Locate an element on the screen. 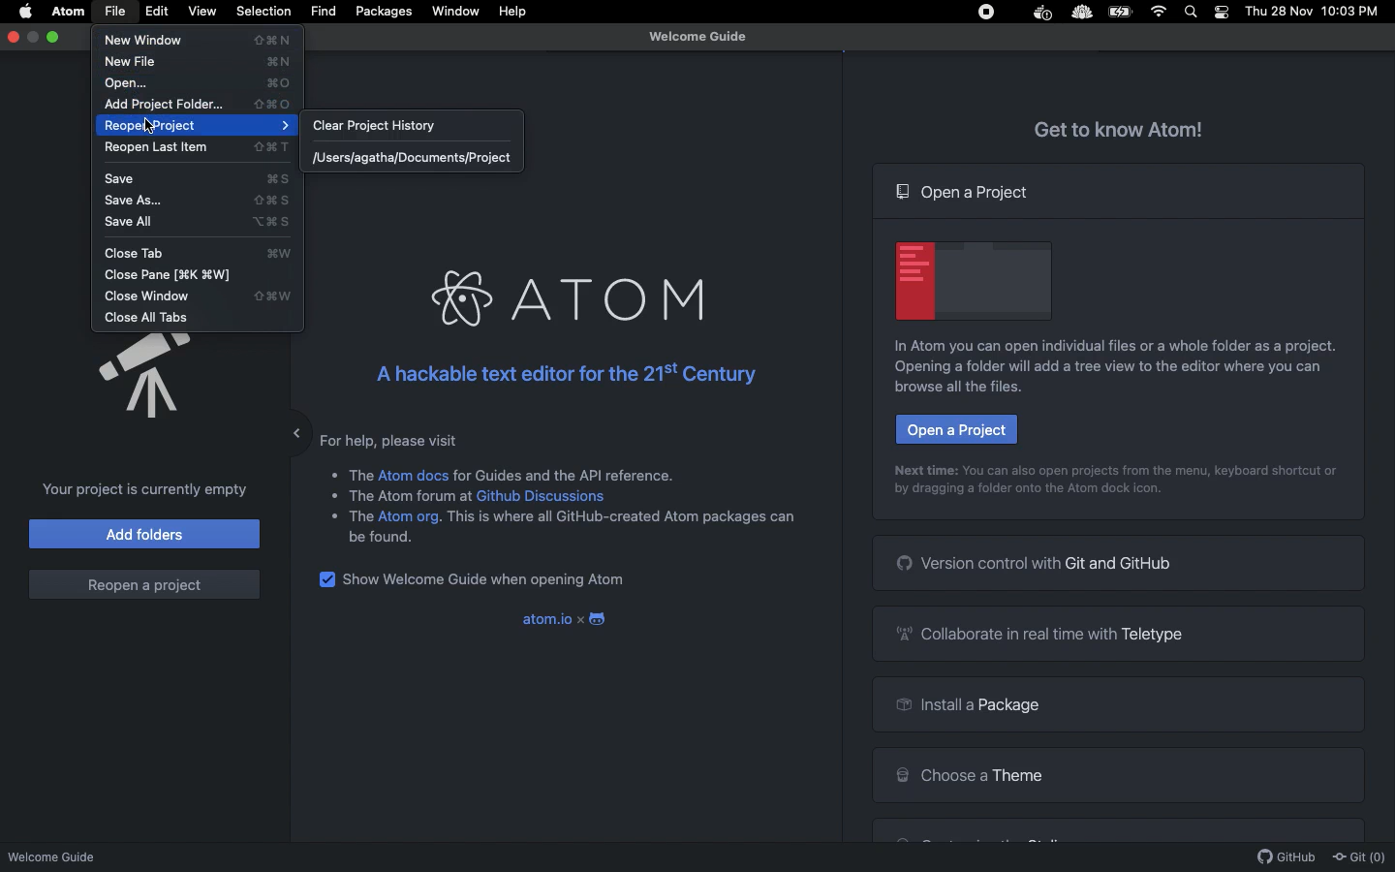  Close tab is located at coordinates (203, 253).